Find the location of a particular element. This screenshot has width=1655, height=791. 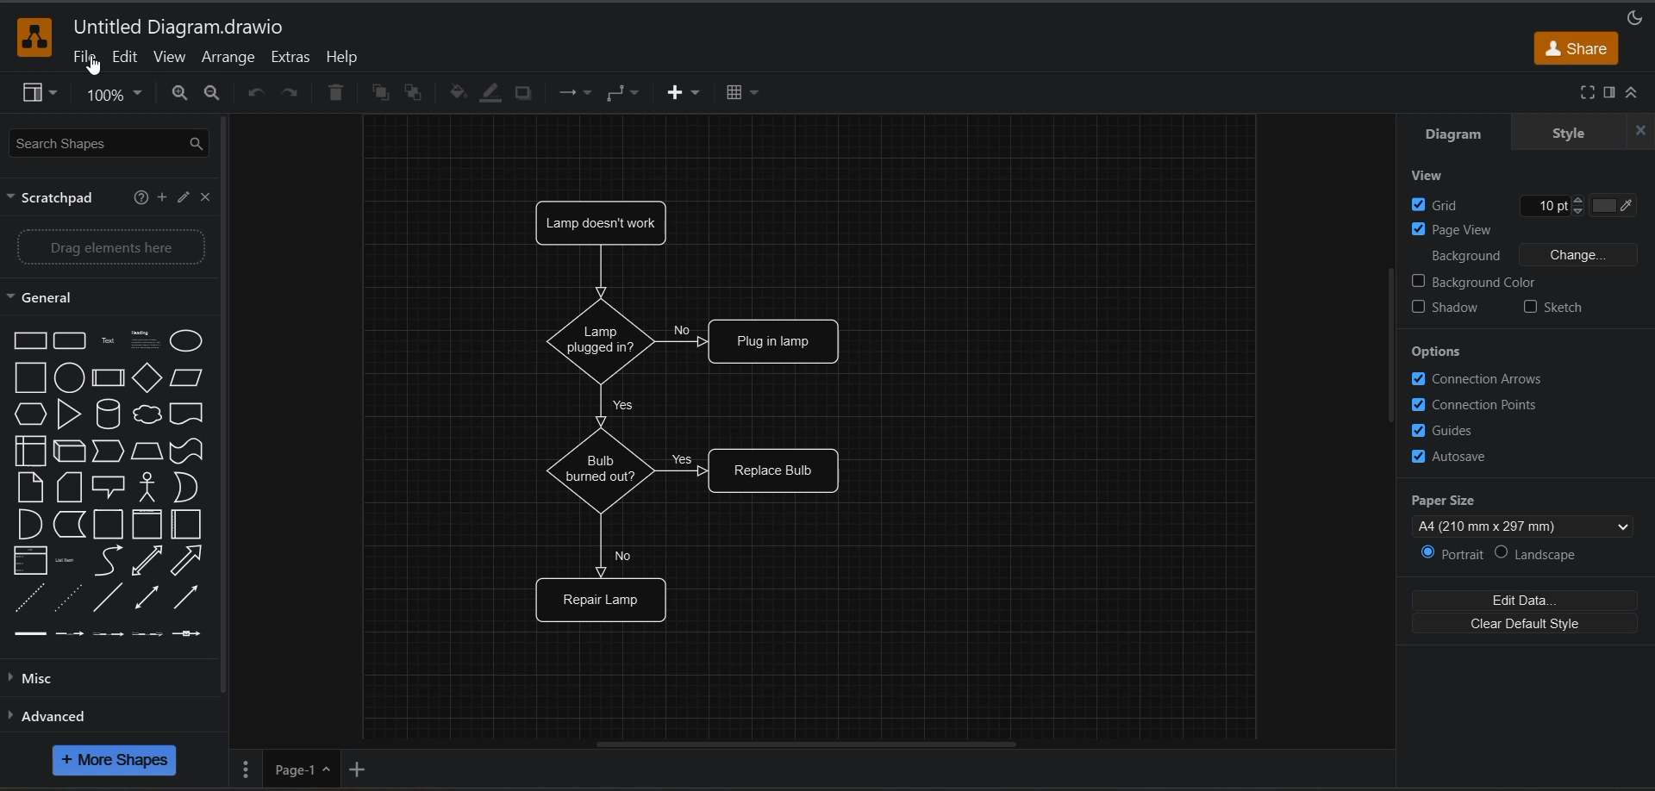

delete is located at coordinates (340, 91).